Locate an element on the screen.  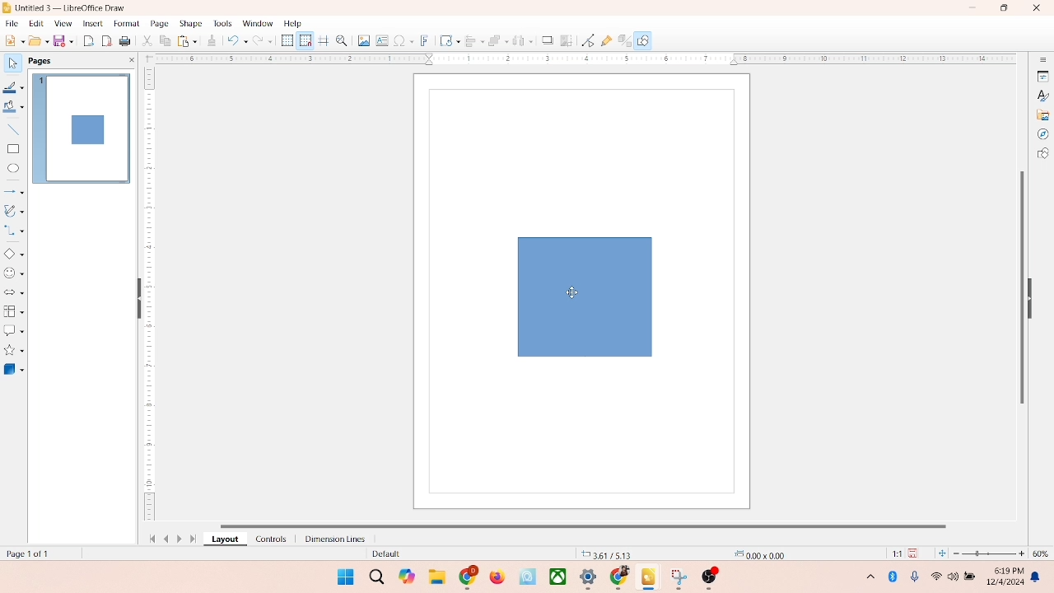
layout is located at coordinates (224, 539).